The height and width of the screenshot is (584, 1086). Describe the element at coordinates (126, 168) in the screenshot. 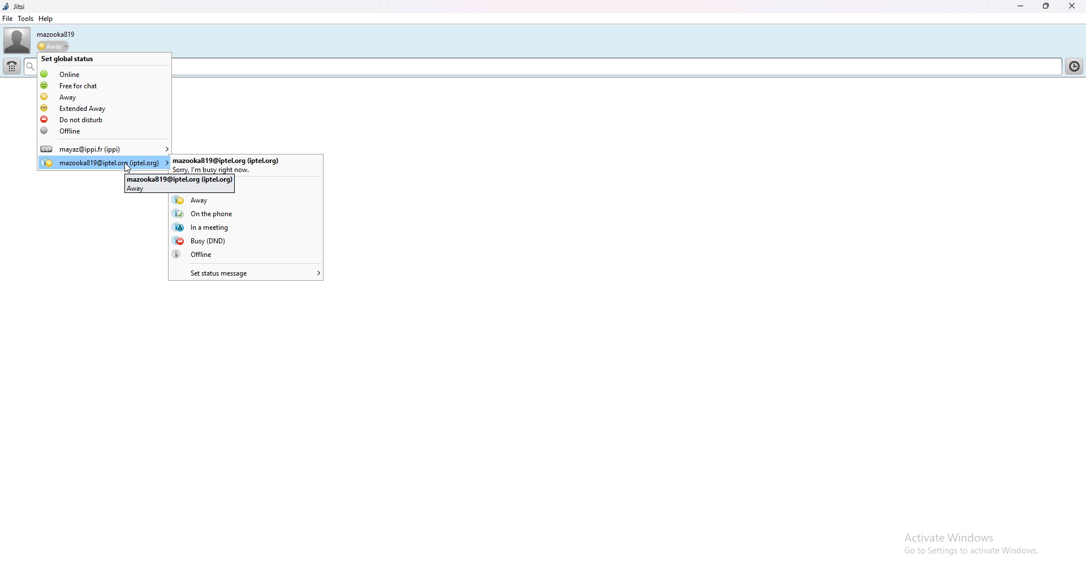

I see `cursor` at that location.